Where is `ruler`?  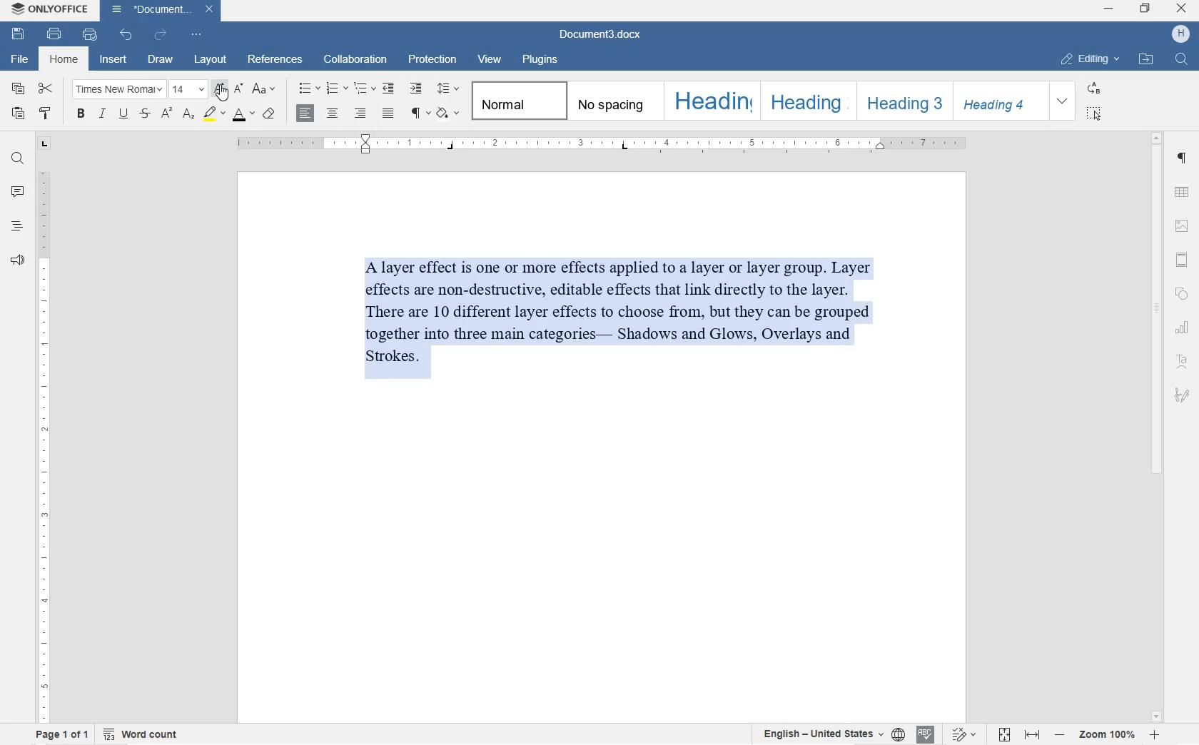 ruler is located at coordinates (602, 144).